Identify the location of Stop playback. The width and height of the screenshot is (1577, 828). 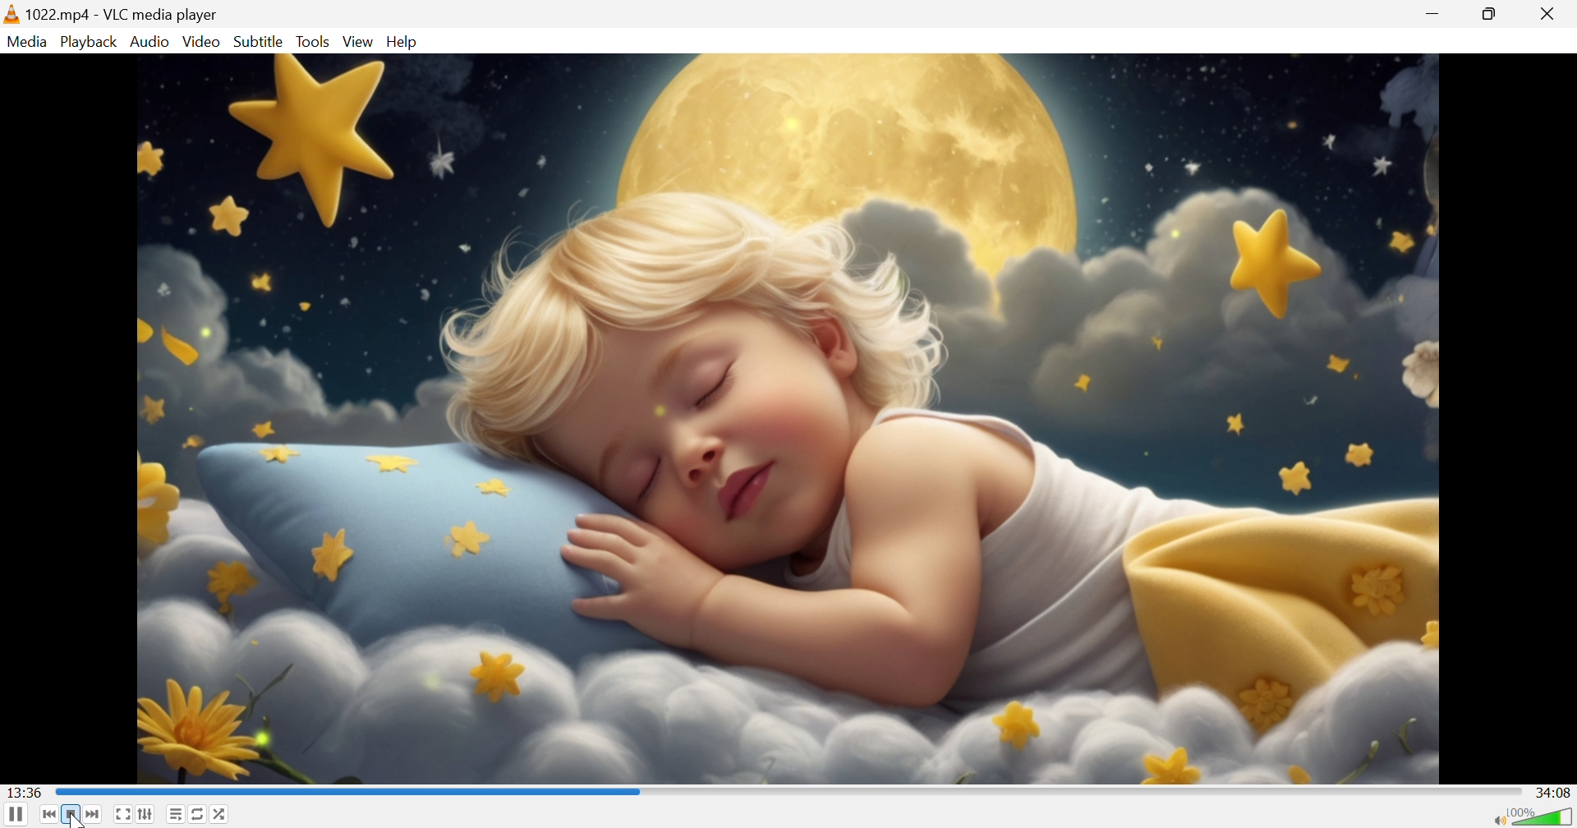
(73, 814).